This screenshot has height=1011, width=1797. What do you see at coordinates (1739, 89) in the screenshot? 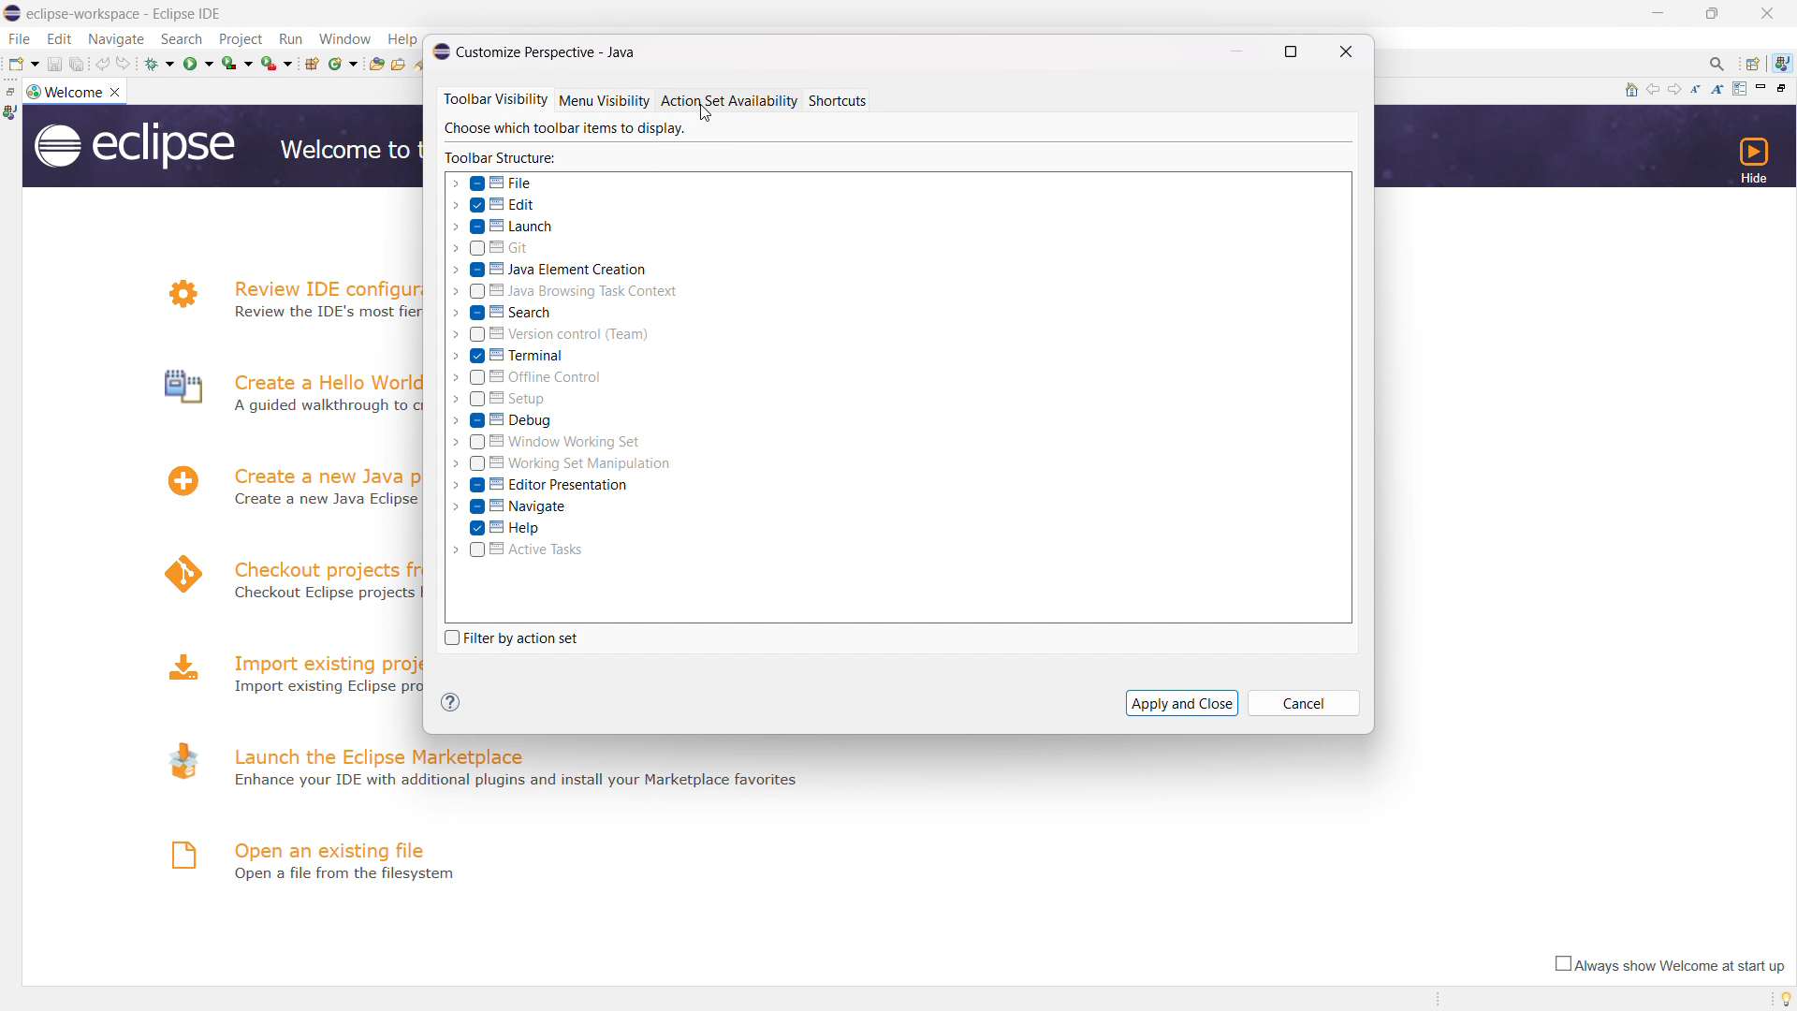
I see `customize page` at bounding box center [1739, 89].